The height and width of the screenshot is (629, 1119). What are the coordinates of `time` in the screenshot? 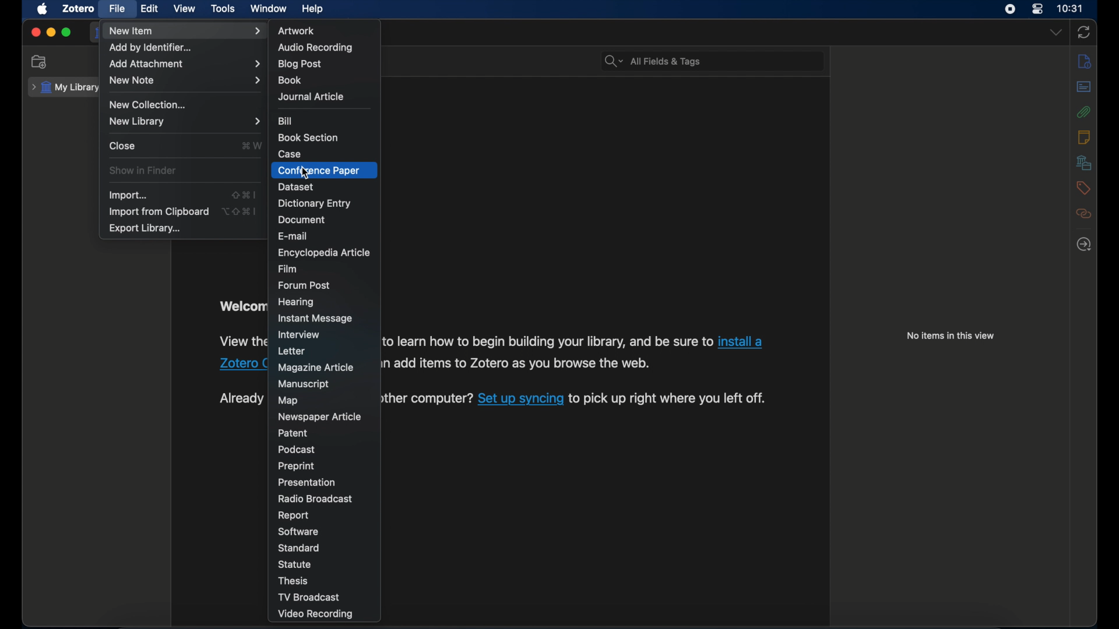 It's located at (1071, 9).